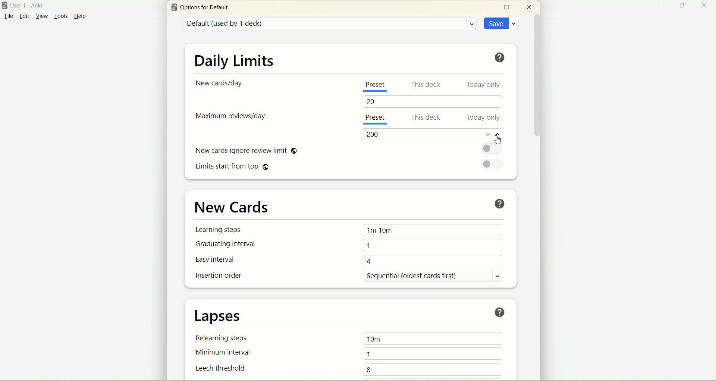 The width and height of the screenshot is (716, 381). Describe the element at coordinates (379, 87) in the screenshot. I see `present` at that location.